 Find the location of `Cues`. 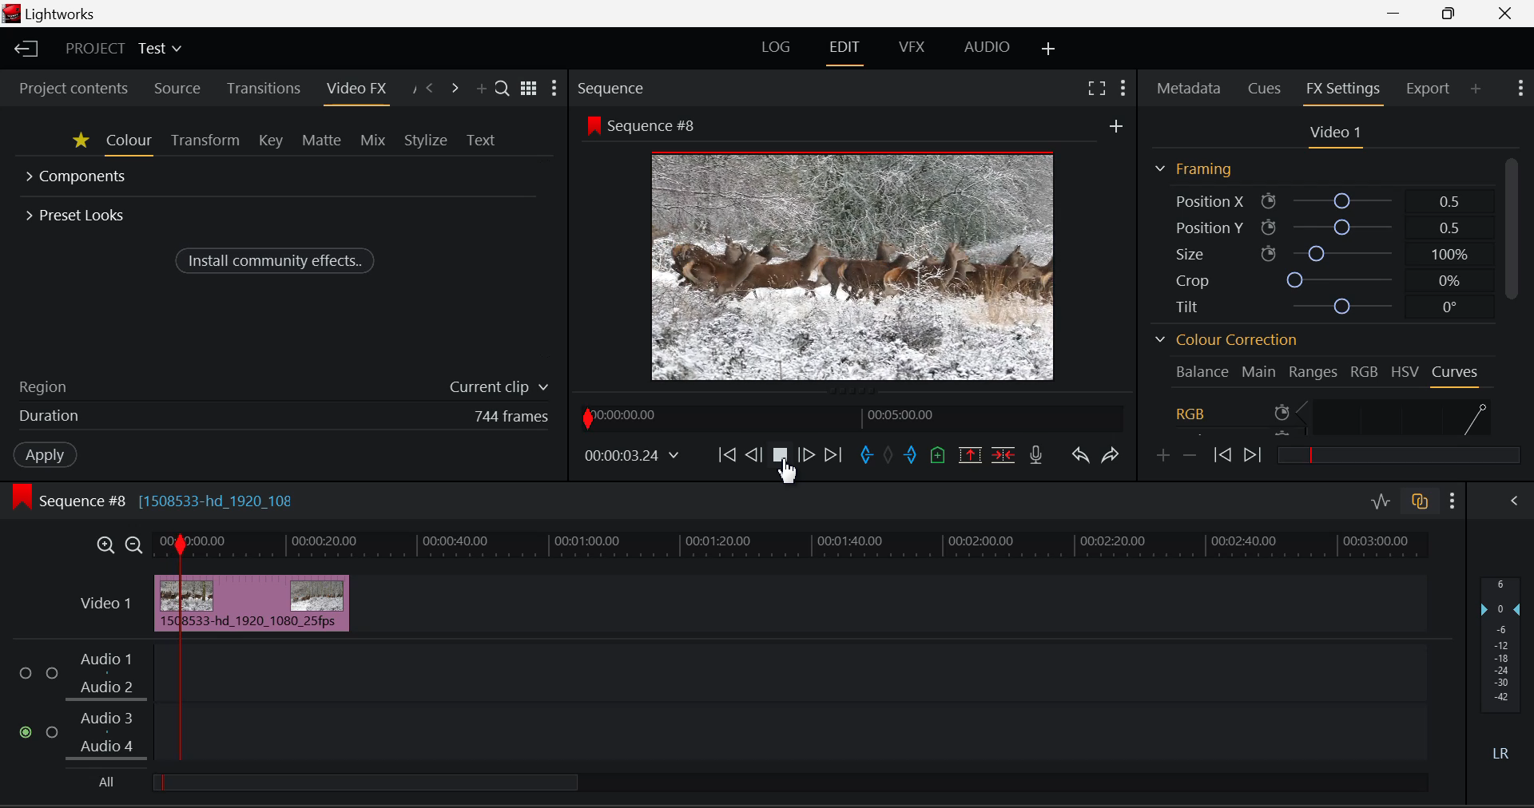

Cues is located at coordinates (1265, 89).